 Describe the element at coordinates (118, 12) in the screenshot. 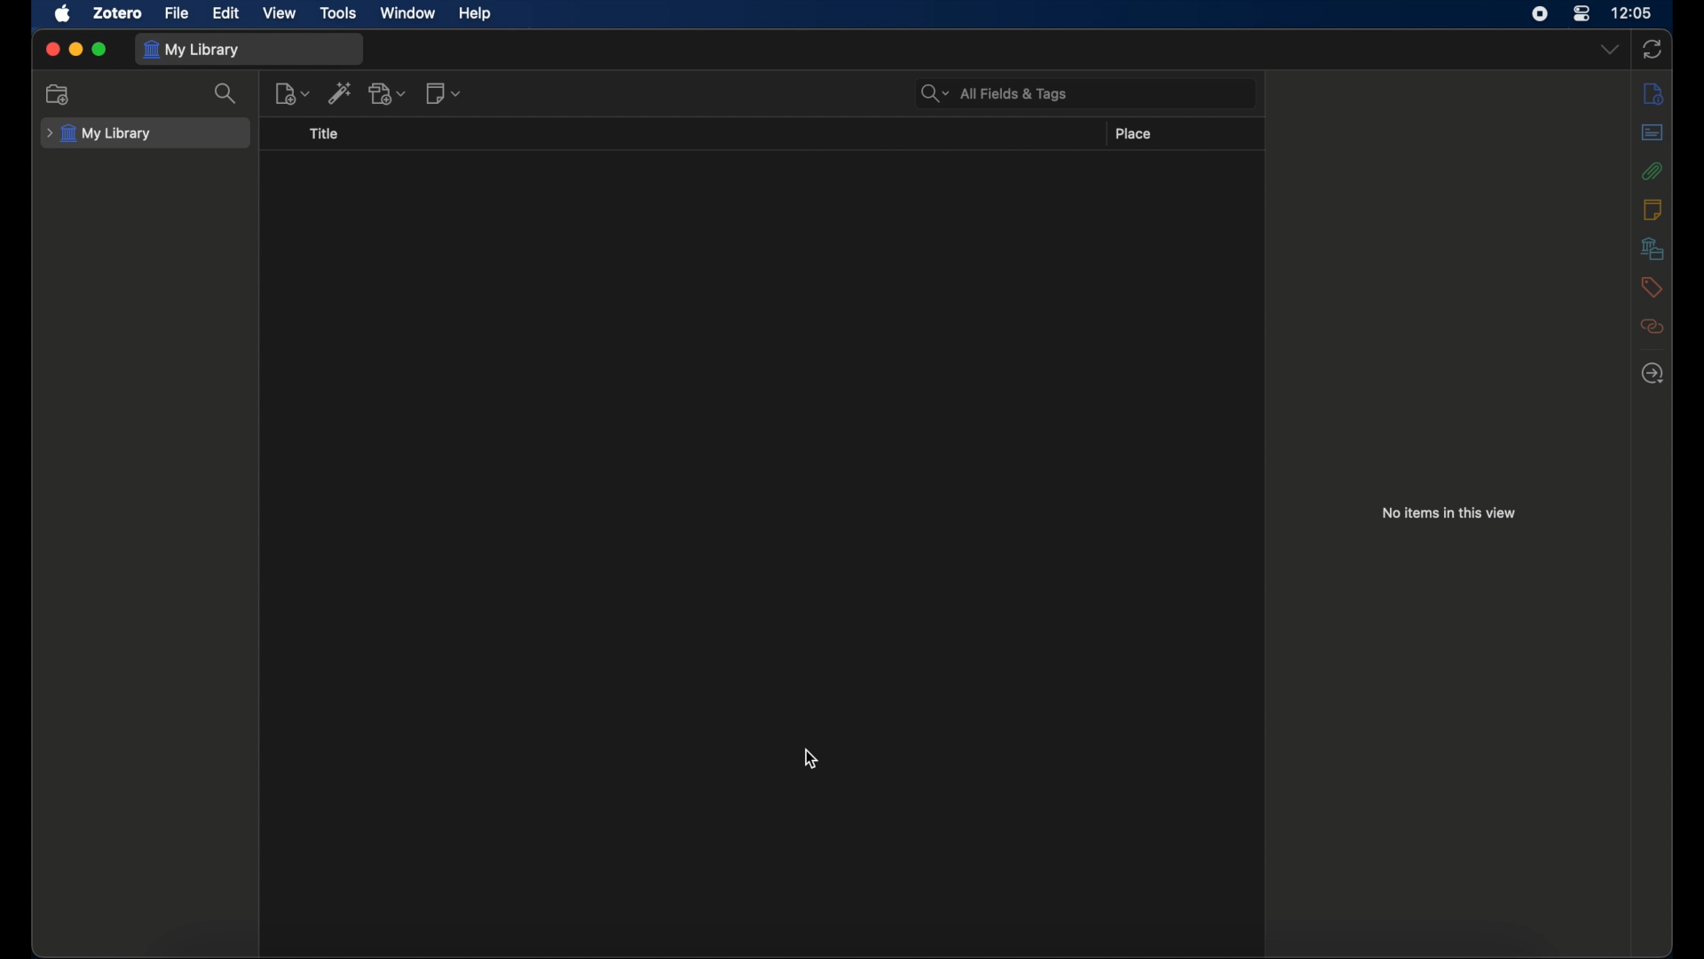

I see `zotero` at that location.